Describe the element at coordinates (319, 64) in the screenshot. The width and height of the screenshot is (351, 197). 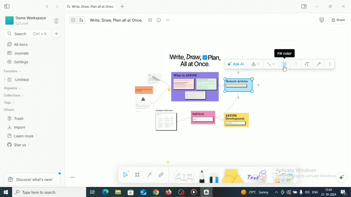
I see `Draw connector` at that location.